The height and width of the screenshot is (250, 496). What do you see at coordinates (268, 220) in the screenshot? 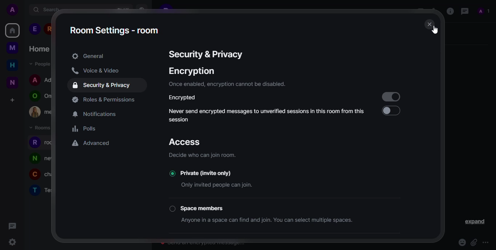
I see `Anyone in a space can find and join. You can select multiple spaces.` at bounding box center [268, 220].